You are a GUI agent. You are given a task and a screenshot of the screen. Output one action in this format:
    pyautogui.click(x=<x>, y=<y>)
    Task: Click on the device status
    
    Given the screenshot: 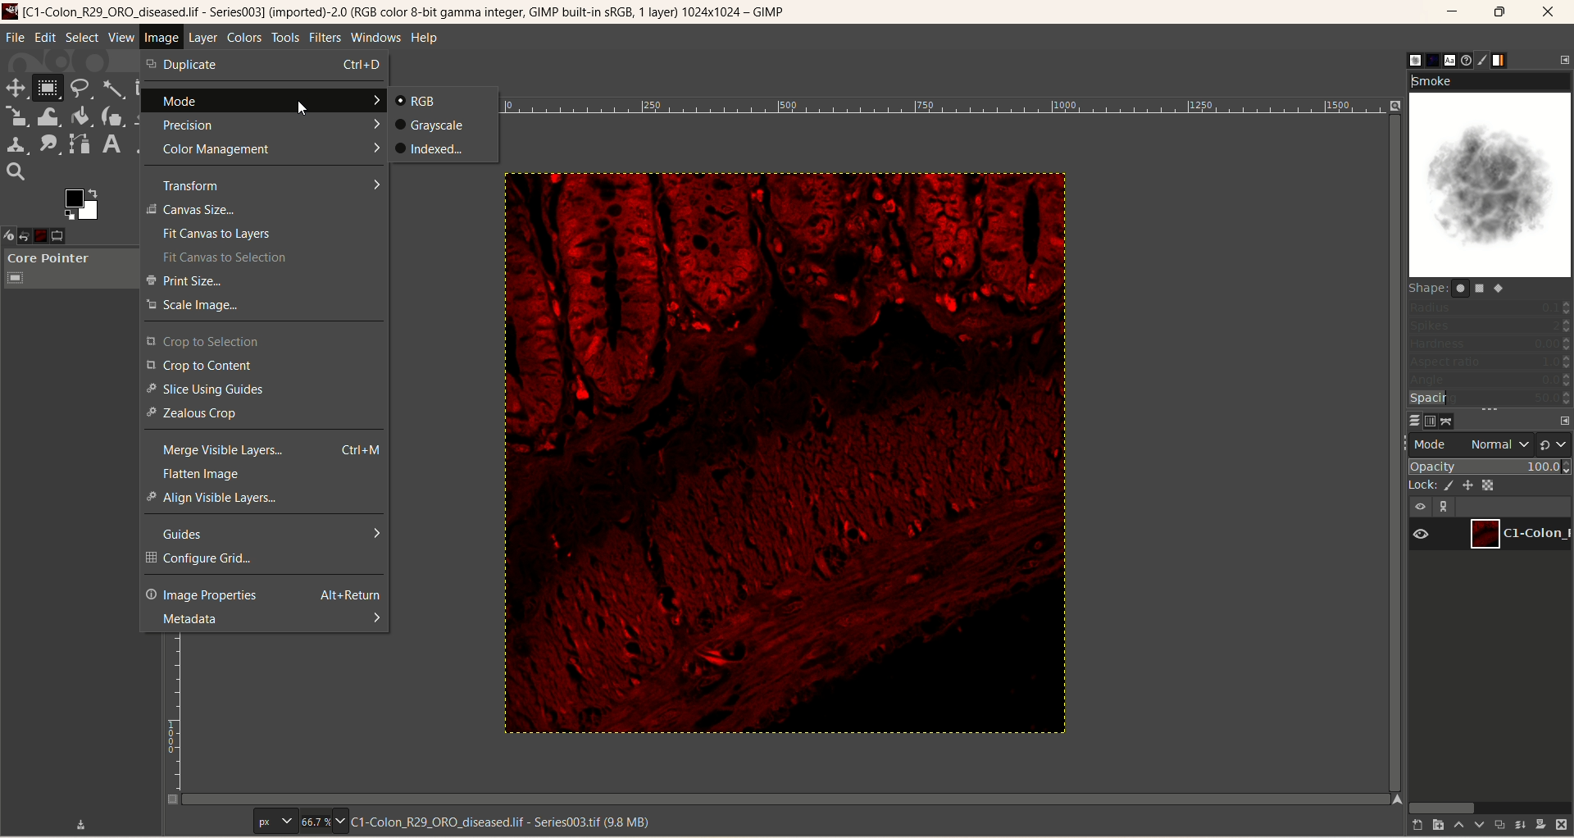 What is the action you would take?
    pyautogui.click(x=10, y=236)
    